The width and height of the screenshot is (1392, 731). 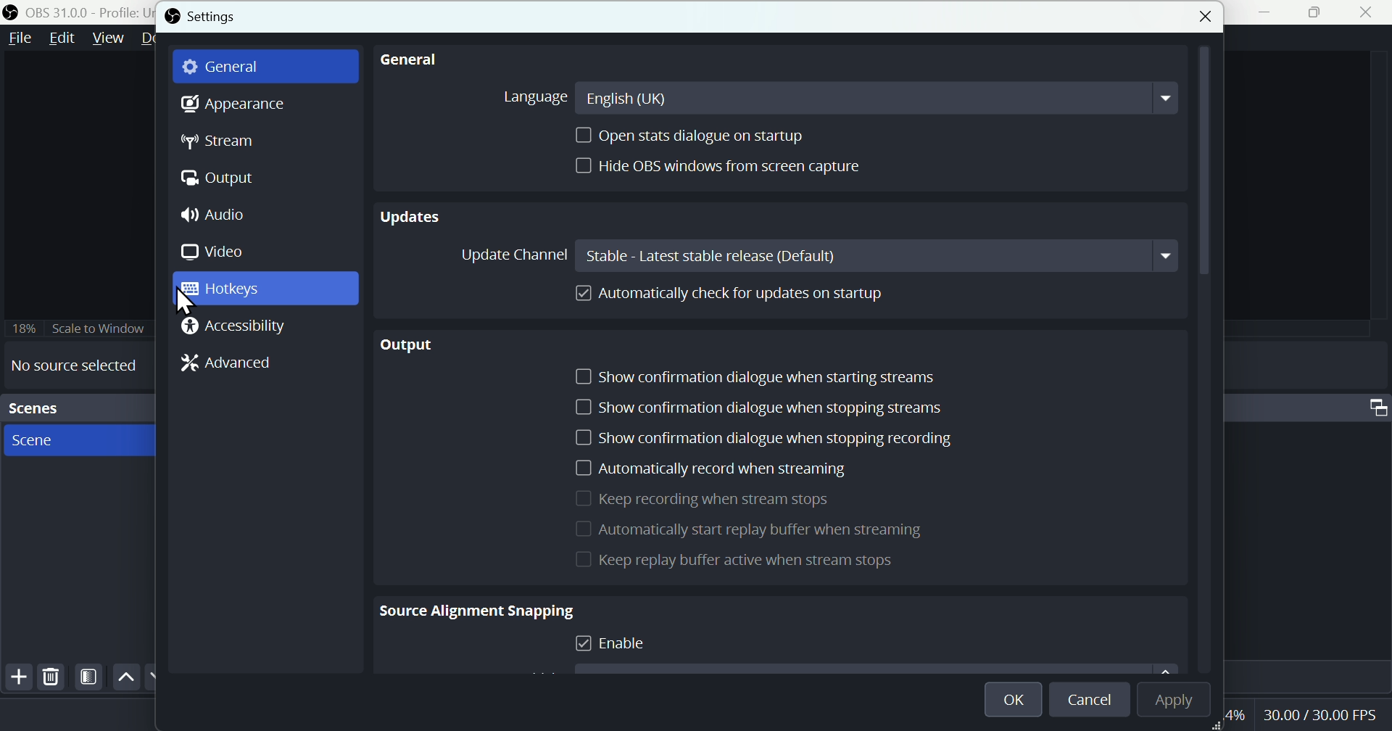 I want to click on Scenes, so click(x=75, y=408).